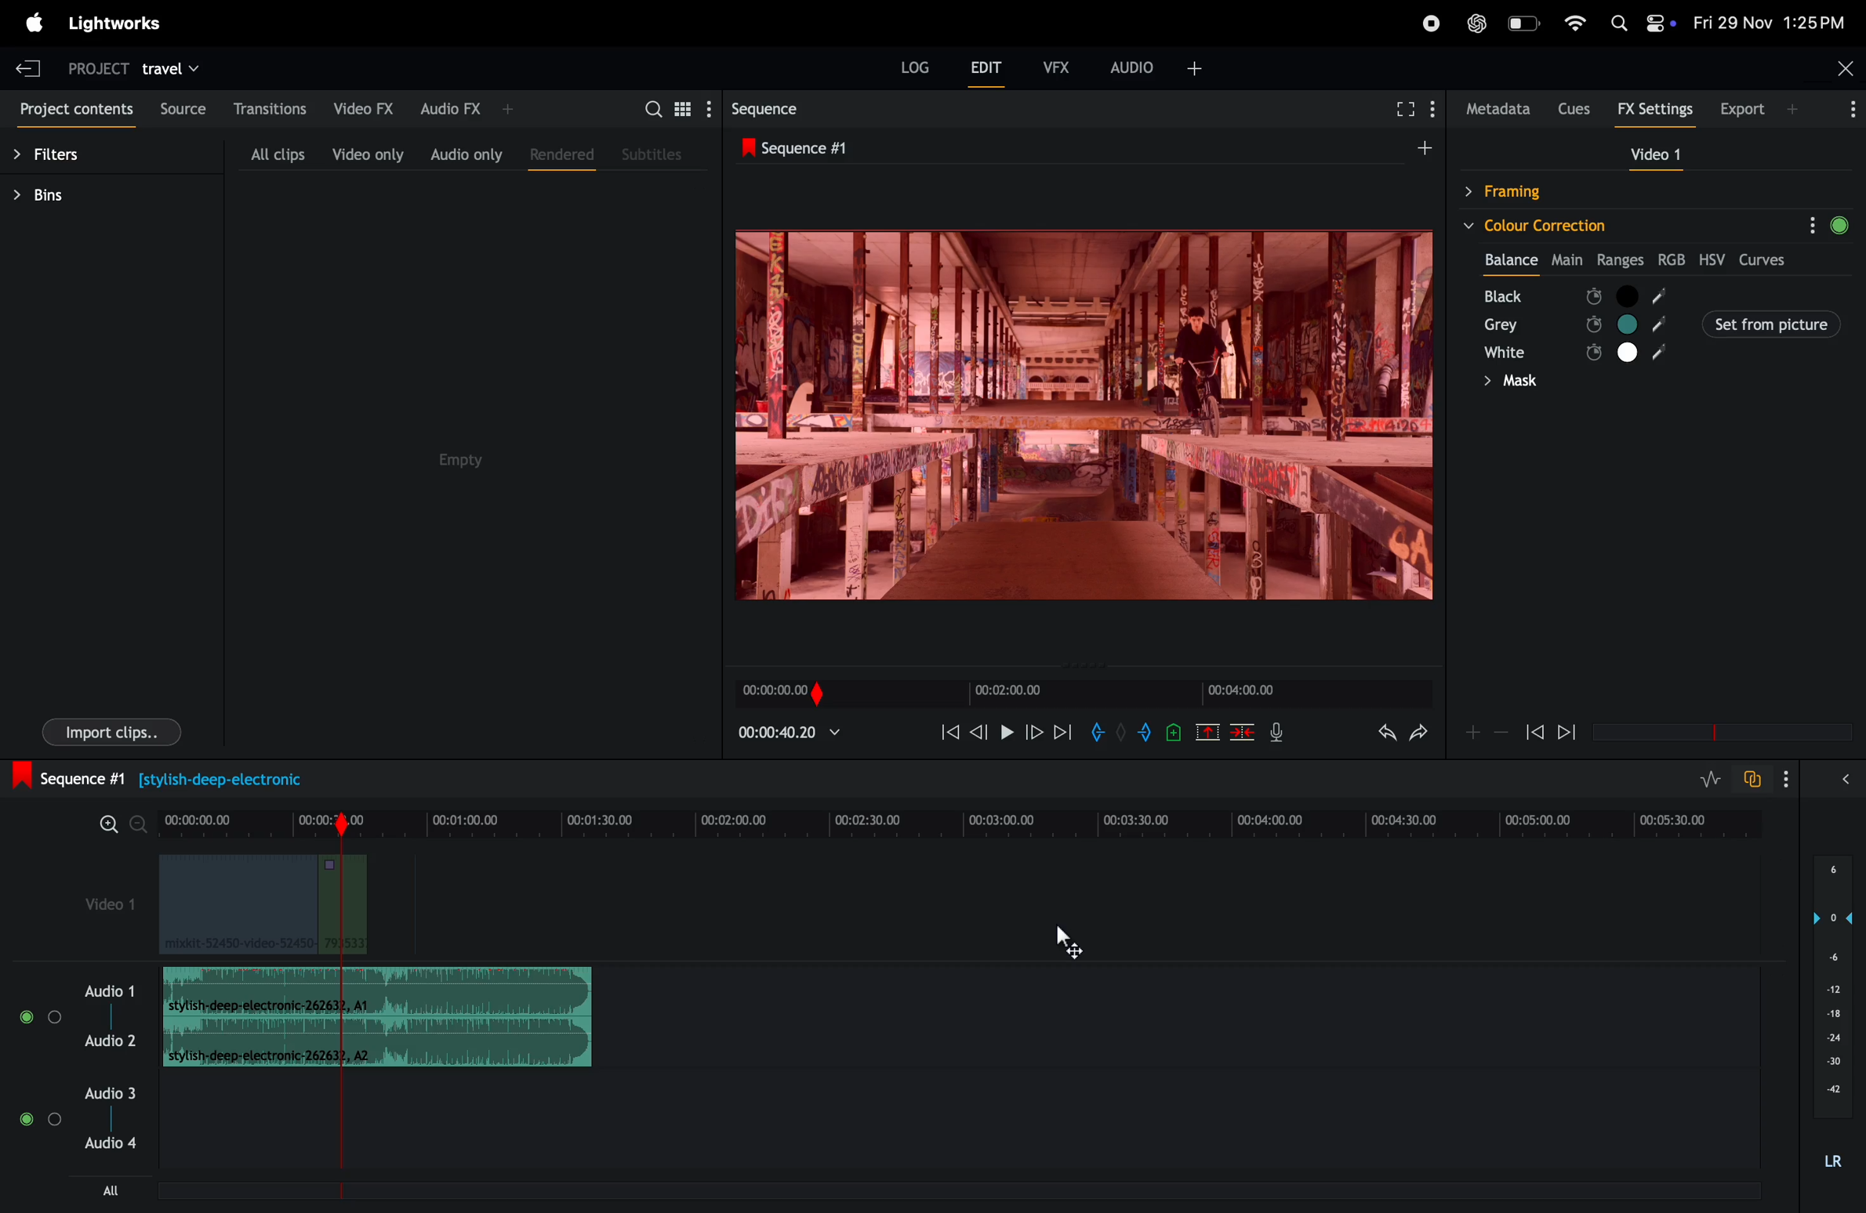  What do you see at coordinates (1080, 694) in the screenshot?
I see `time frame` at bounding box center [1080, 694].